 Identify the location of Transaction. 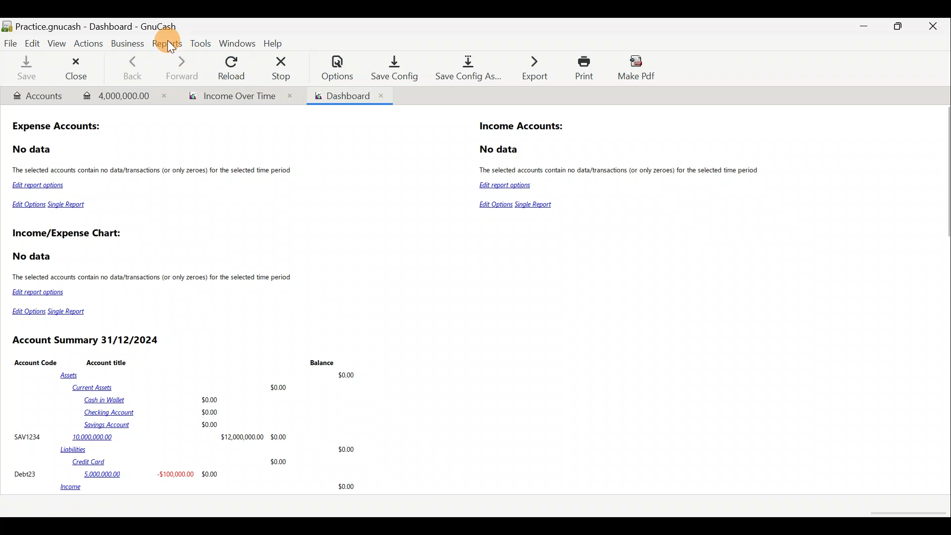
(120, 95).